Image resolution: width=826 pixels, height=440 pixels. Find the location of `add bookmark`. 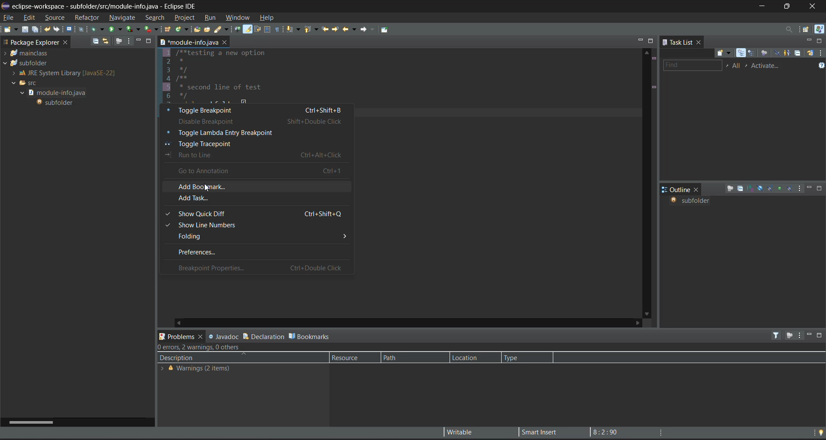

add bookmark is located at coordinates (256, 186).